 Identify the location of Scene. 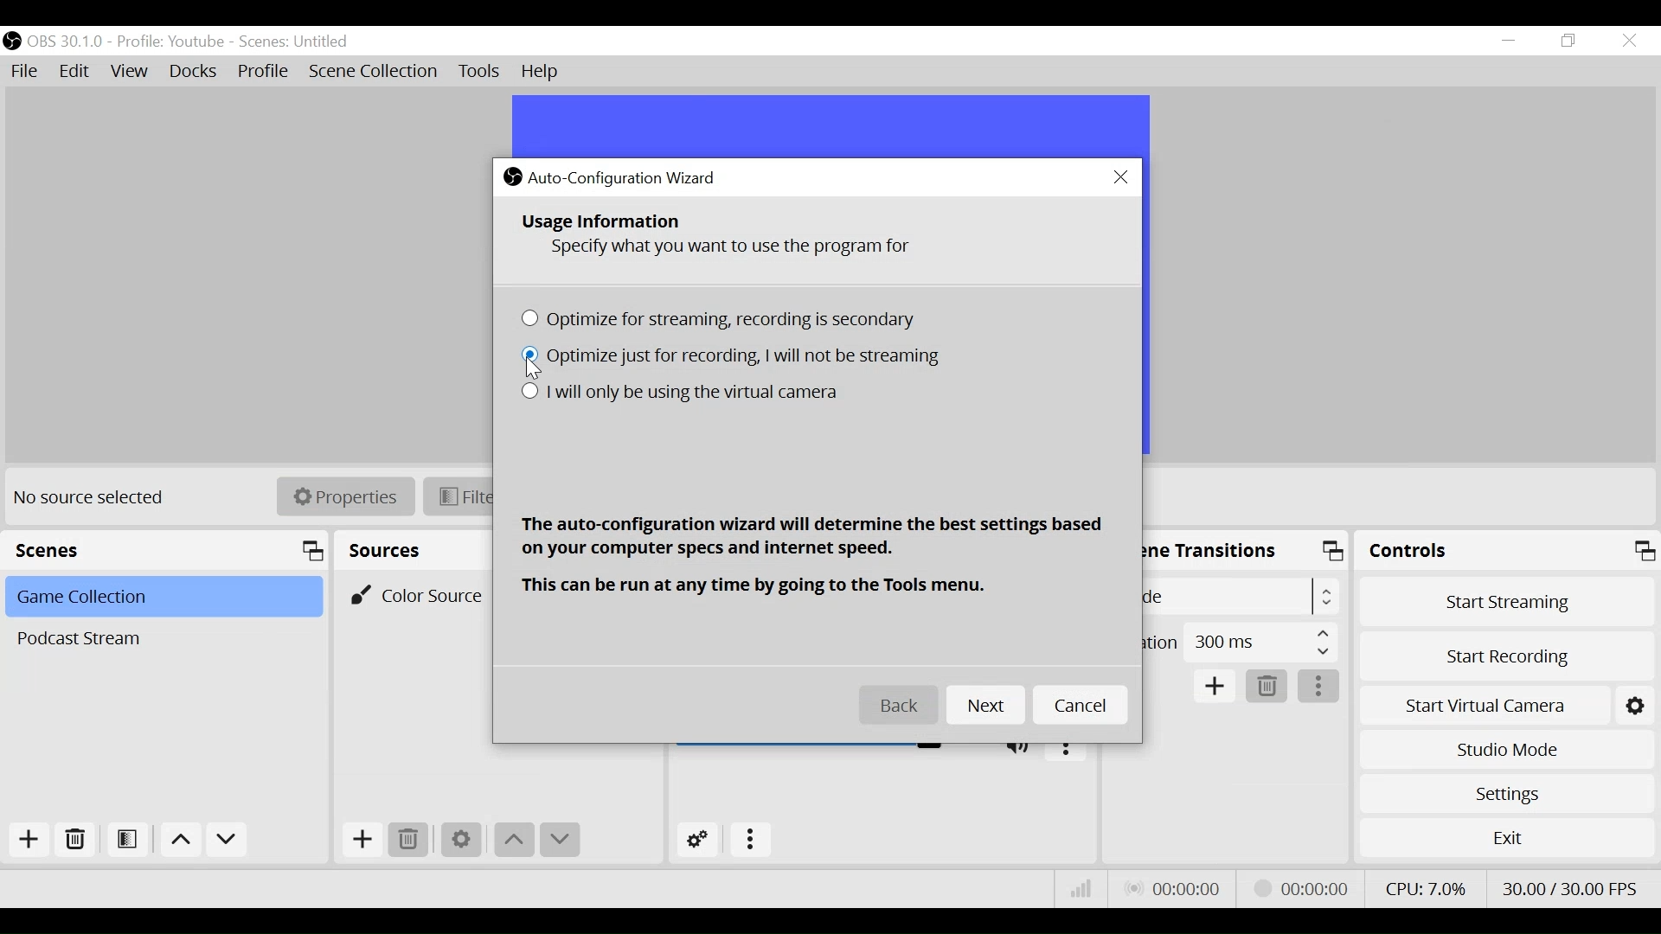
(161, 598).